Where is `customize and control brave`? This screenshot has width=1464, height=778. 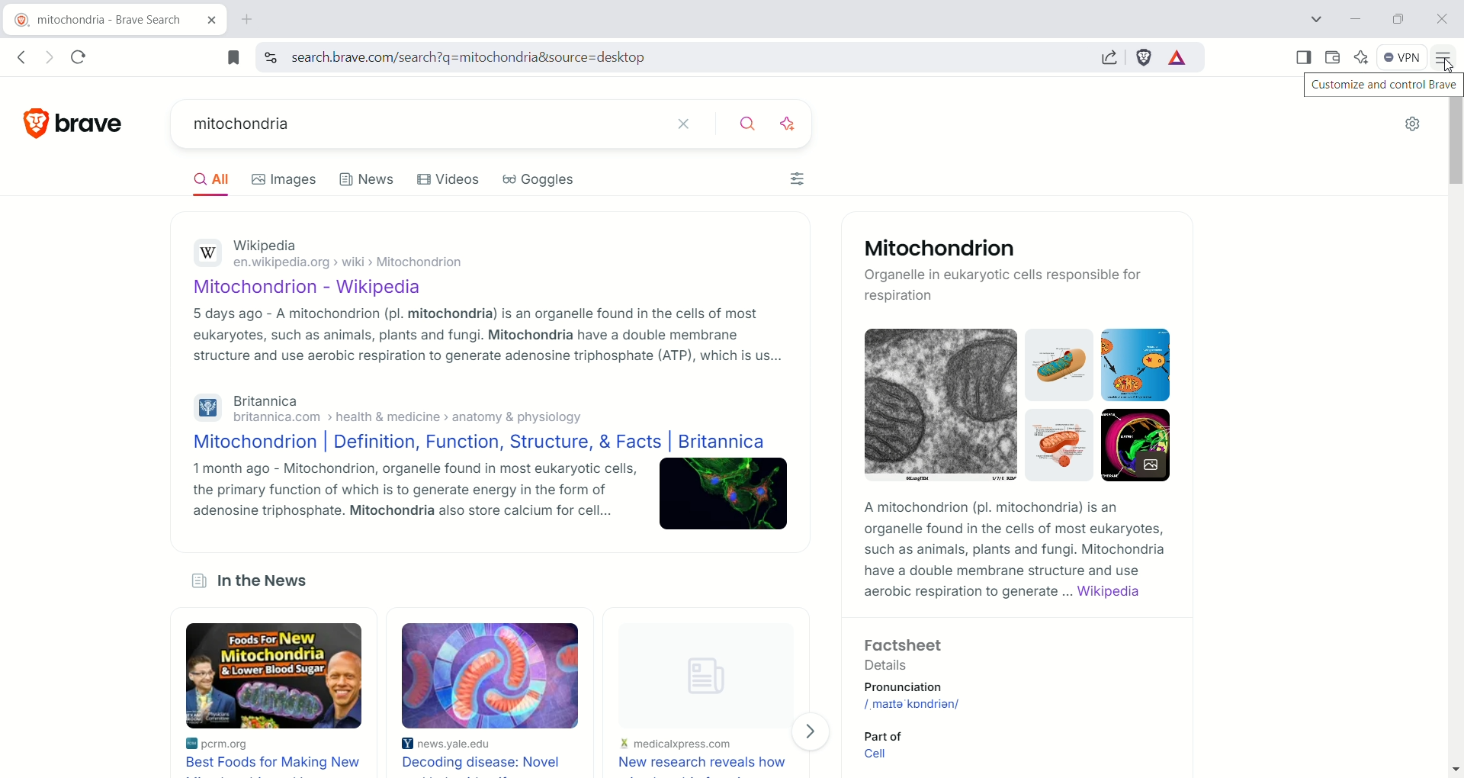 customize and control brave is located at coordinates (1381, 85).